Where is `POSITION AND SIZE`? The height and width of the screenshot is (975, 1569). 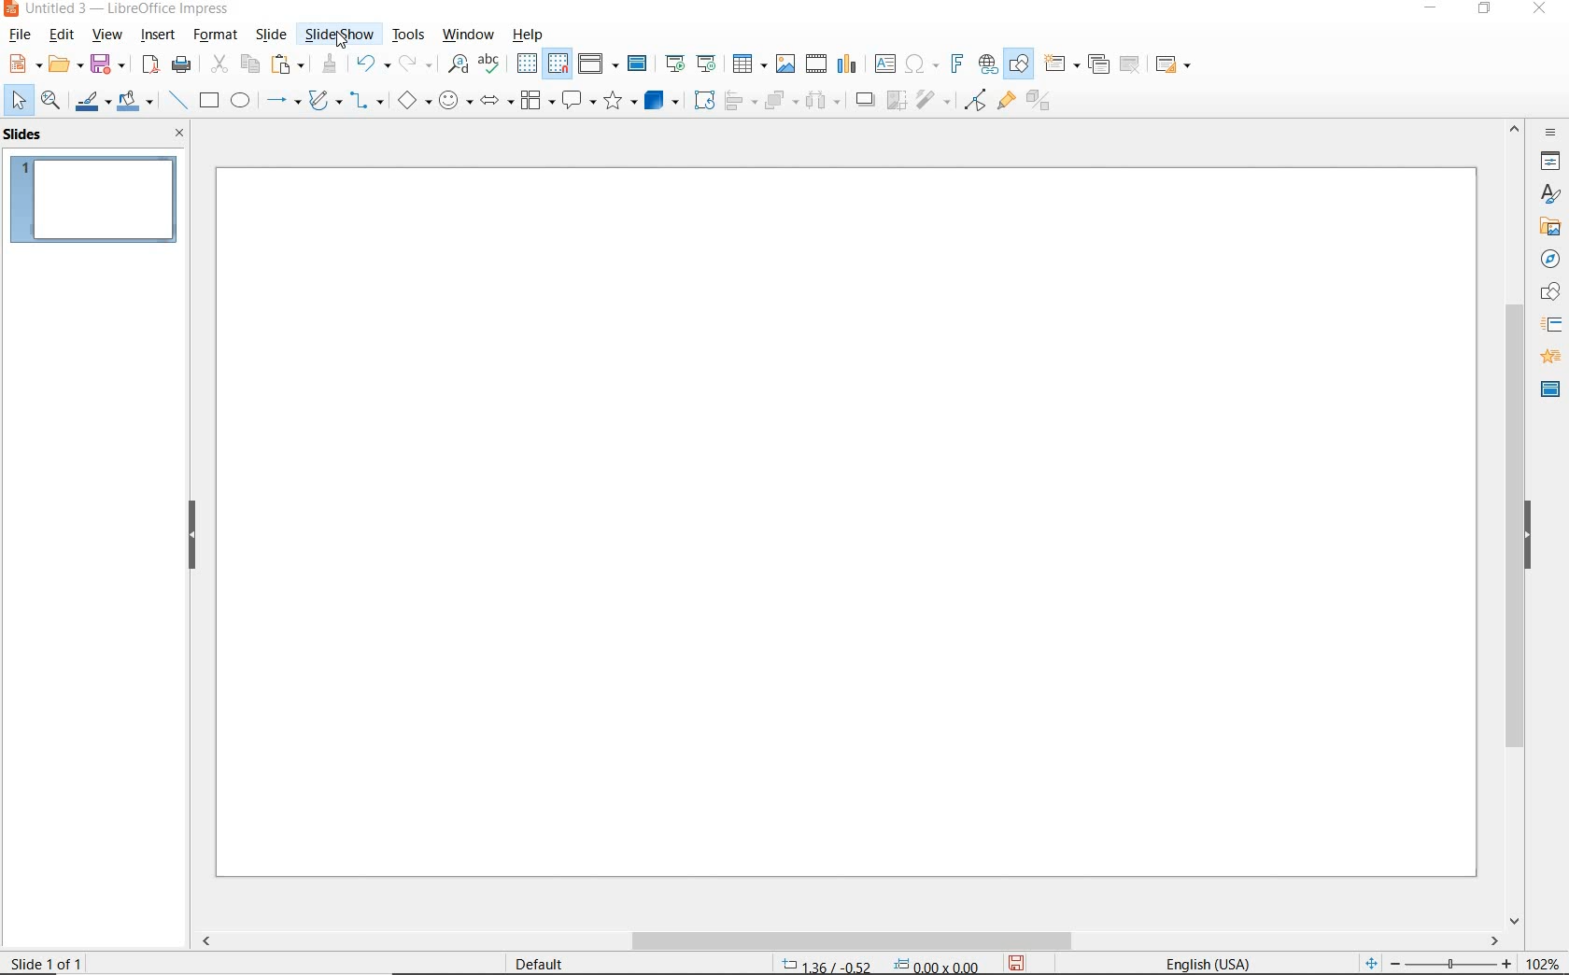
POSITION AND SIZE is located at coordinates (877, 963).